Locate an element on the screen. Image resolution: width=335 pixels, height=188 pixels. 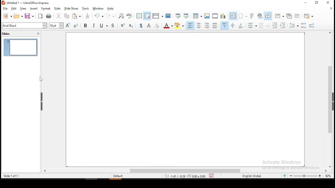
subscript is located at coordinates (131, 26).